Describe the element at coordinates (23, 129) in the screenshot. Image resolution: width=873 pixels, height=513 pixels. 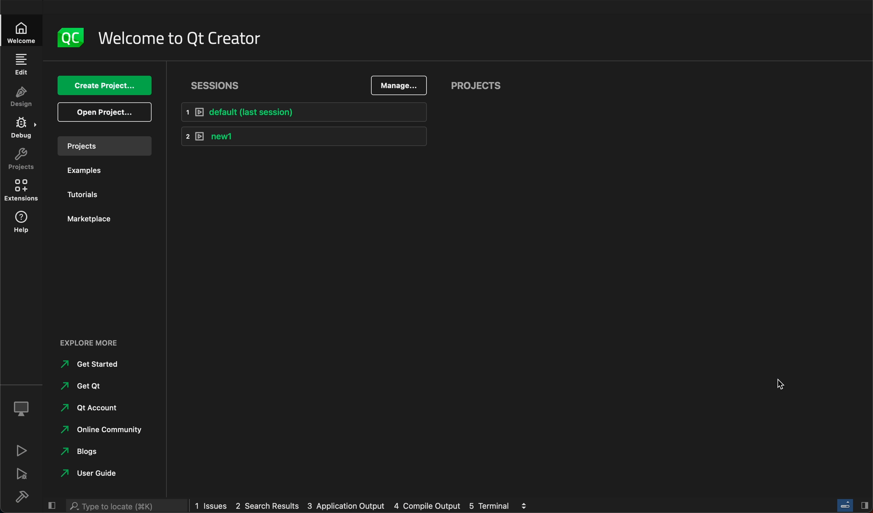
I see `debug` at that location.